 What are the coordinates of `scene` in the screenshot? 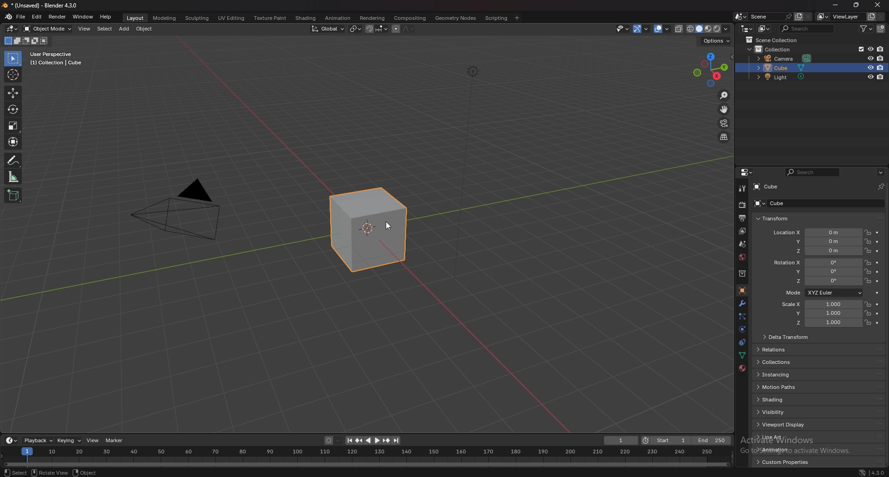 It's located at (772, 17).